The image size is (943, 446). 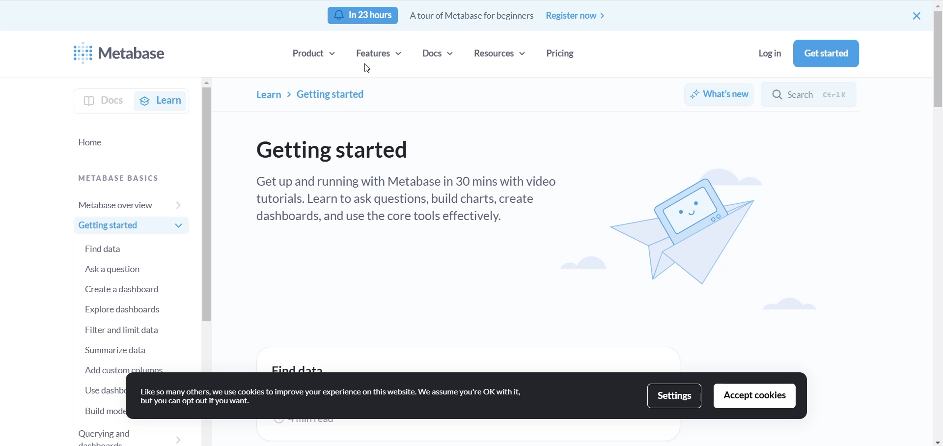 I want to click on home, so click(x=94, y=141).